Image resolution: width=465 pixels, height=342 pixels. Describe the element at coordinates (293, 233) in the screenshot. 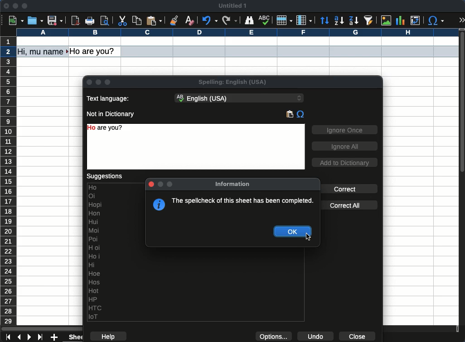

I see `okay` at that location.